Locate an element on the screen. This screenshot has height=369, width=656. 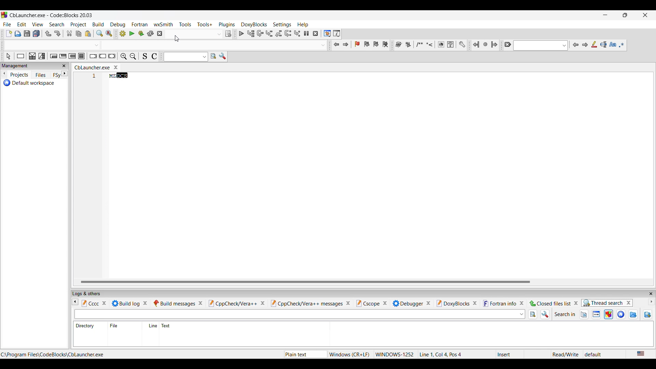
Use regex is located at coordinates (622, 45).